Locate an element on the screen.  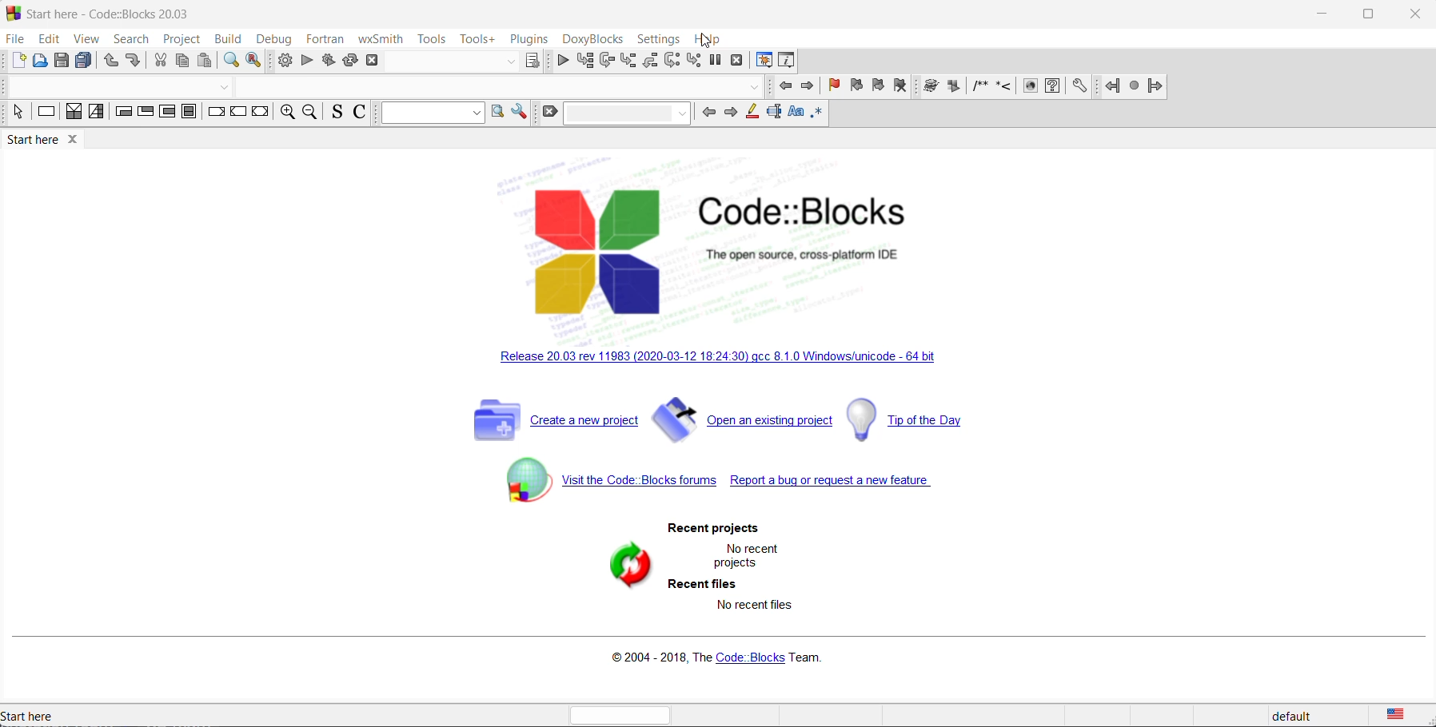
block instruction is located at coordinates (189, 113).